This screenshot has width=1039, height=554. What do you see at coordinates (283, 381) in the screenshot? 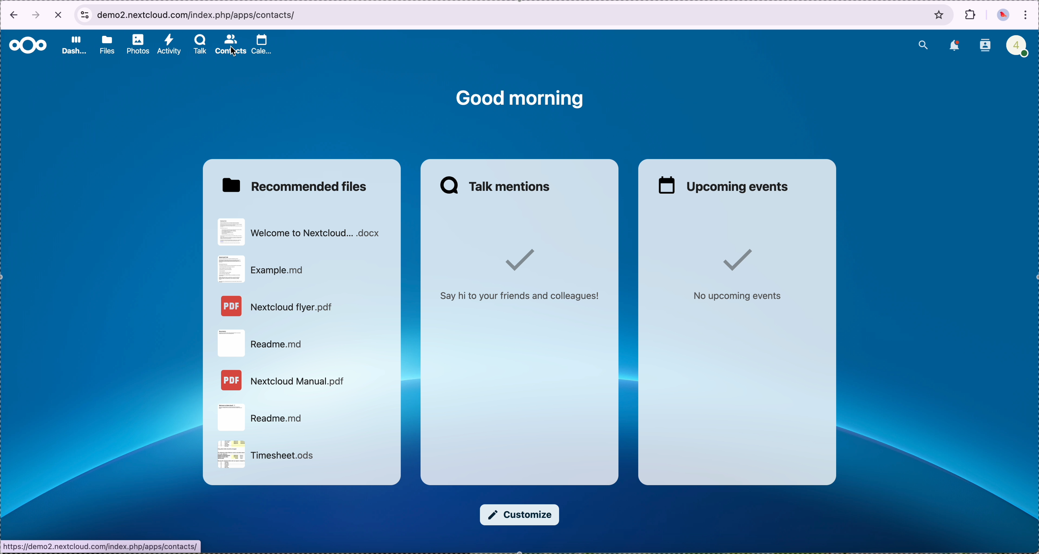
I see `file` at bounding box center [283, 381].